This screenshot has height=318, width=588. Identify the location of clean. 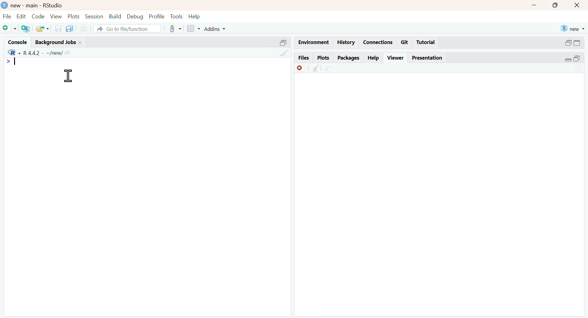
(285, 53).